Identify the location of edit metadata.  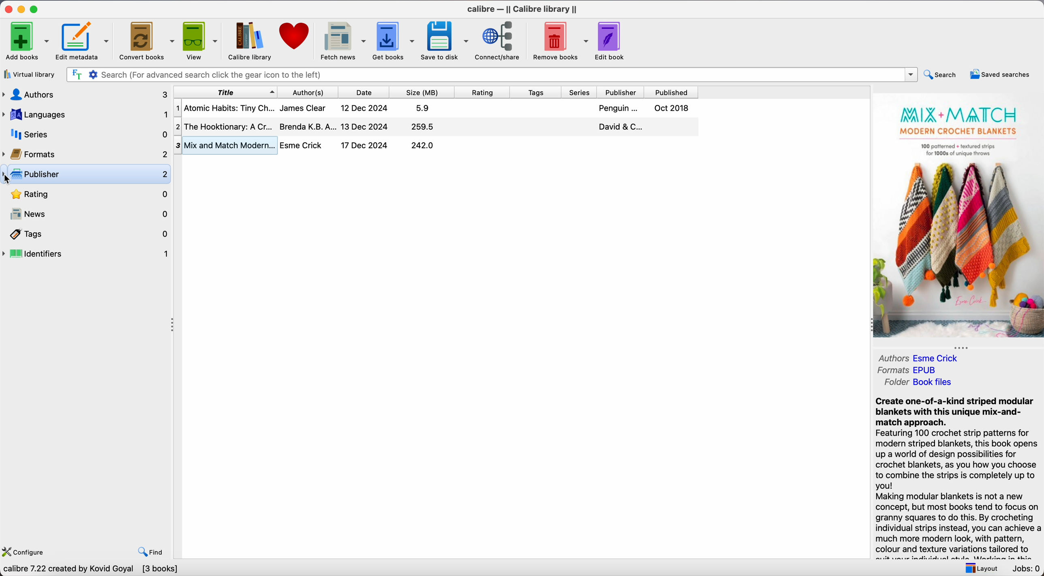
(84, 41).